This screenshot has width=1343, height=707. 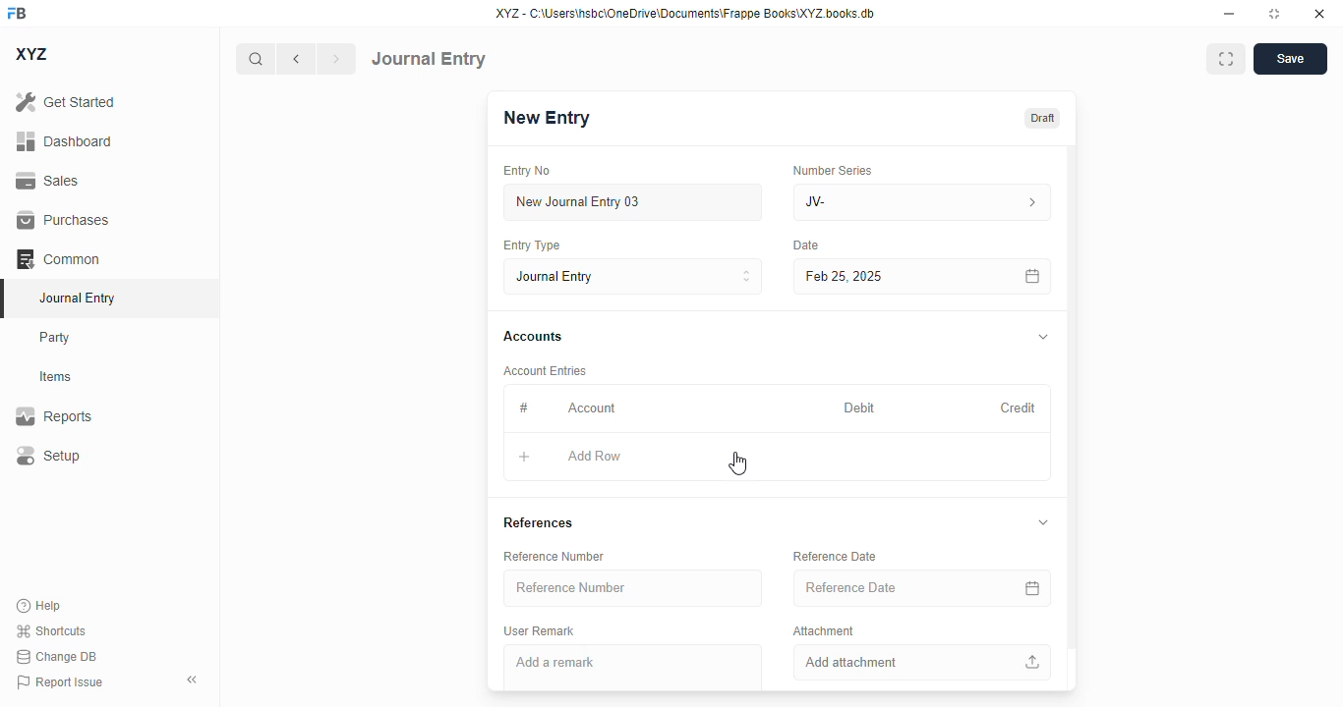 I want to click on XYZ, so click(x=32, y=54).